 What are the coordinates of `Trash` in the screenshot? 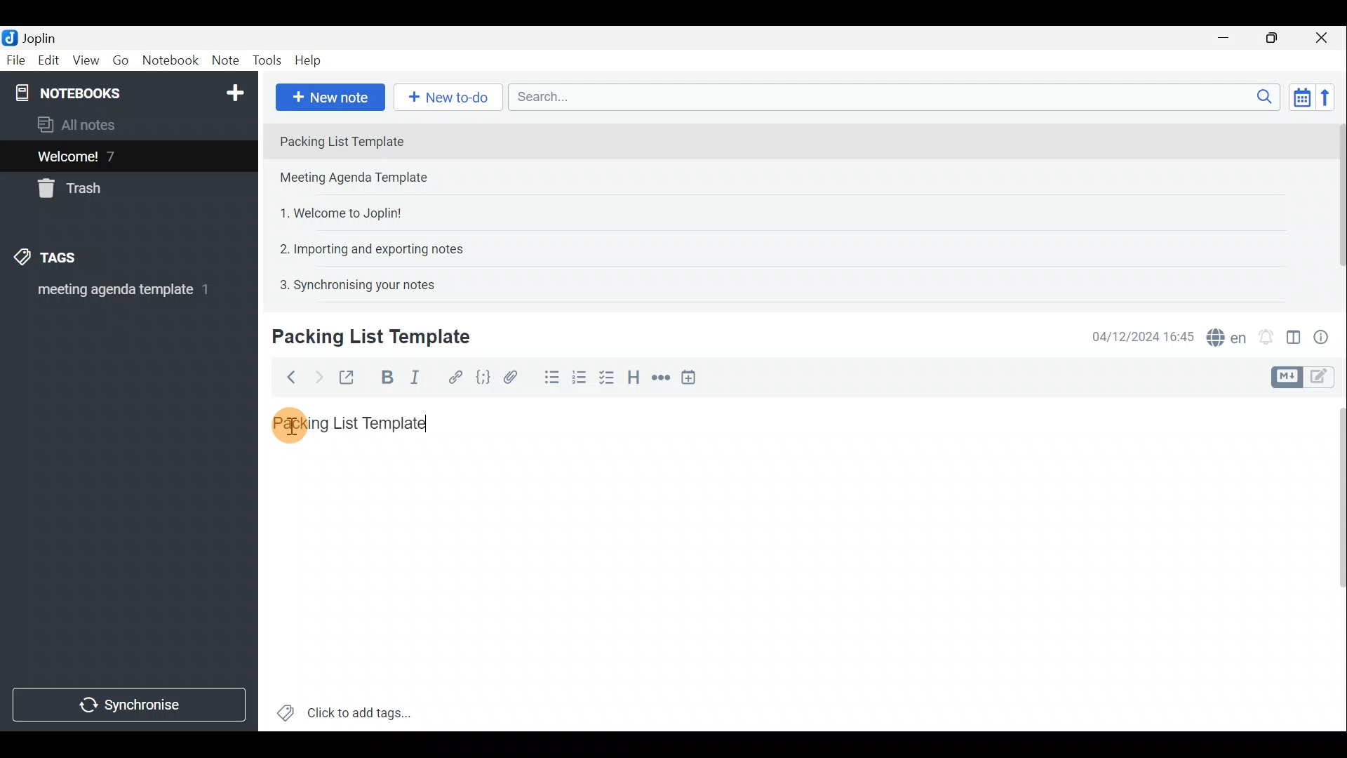 It's located at (75, 191).